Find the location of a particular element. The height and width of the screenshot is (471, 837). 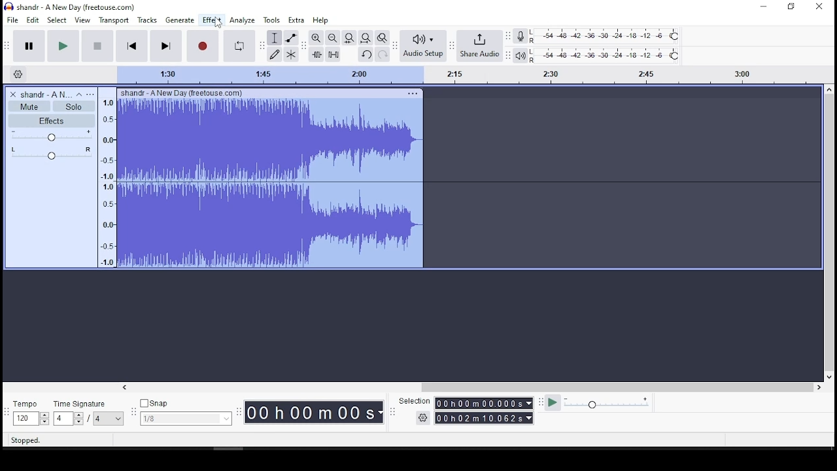

effect is located at coordinates (212, 20).